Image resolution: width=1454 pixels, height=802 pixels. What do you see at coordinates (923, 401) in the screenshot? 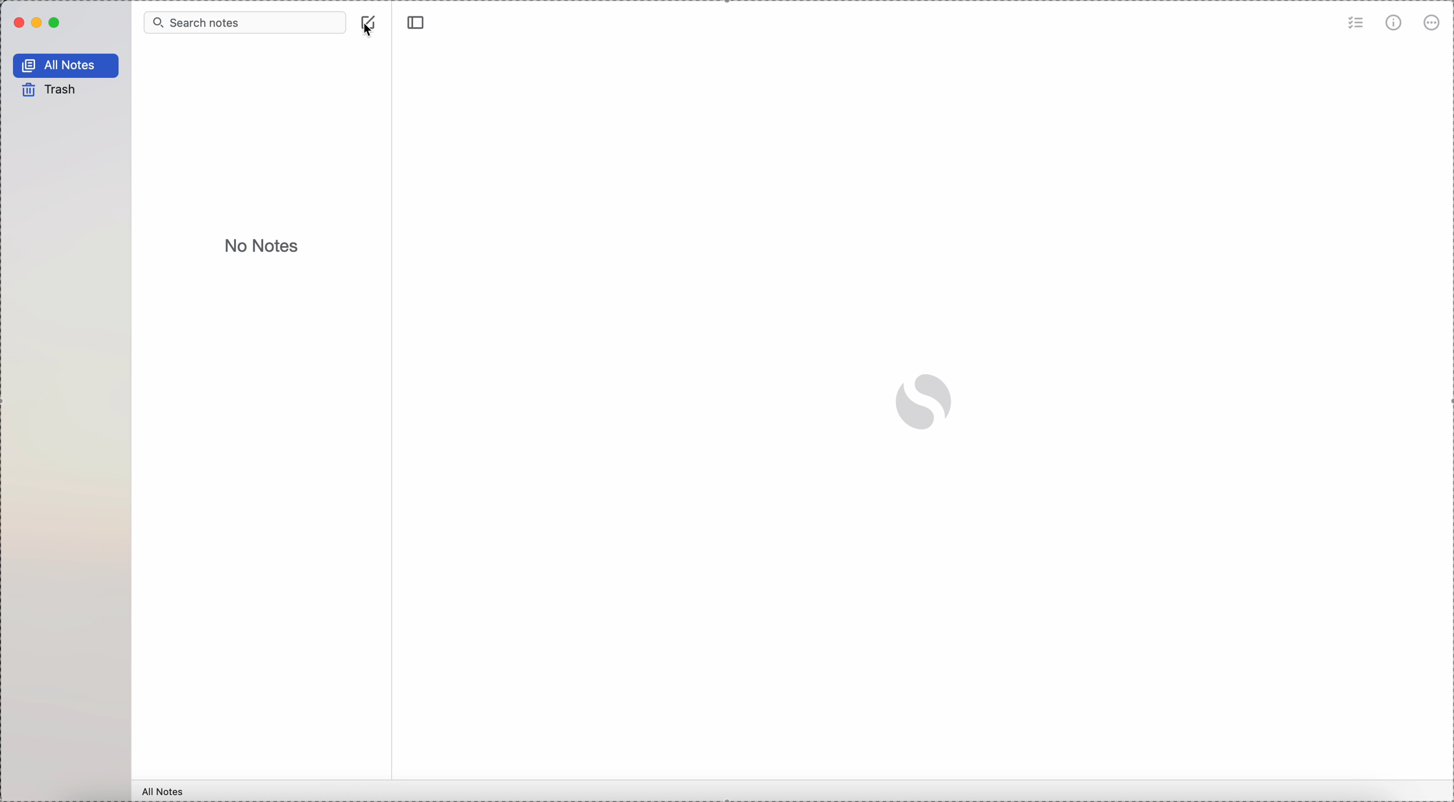
I see `Simplenote logo` at bounding box center [923, 401].